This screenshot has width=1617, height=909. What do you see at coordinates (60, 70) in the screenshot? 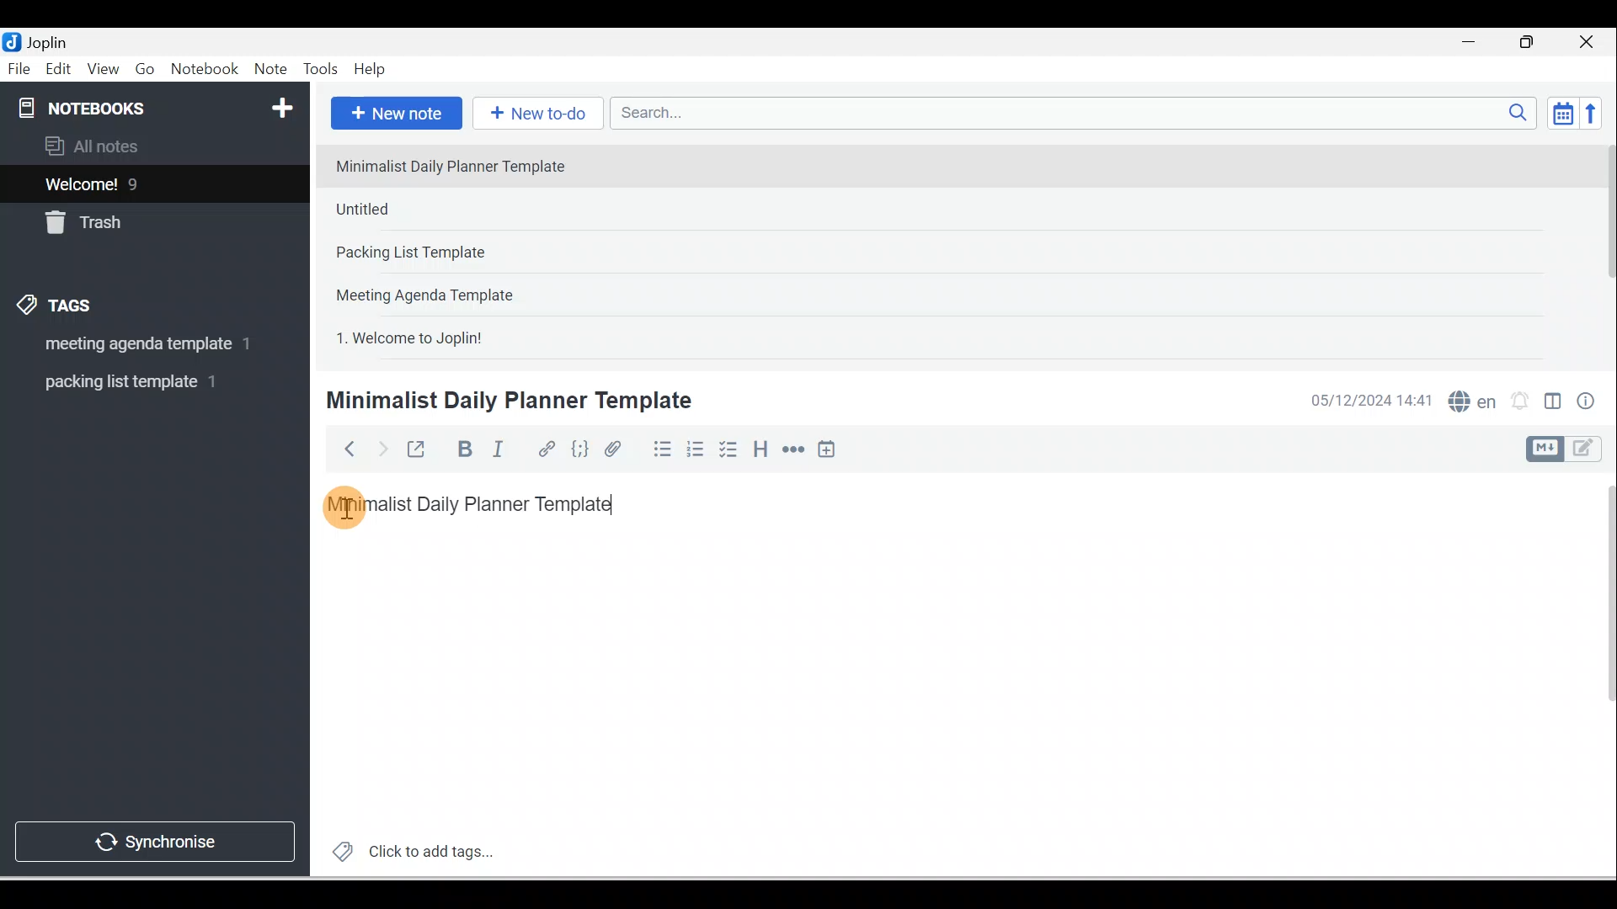
I see `Edit` at bounding box center [60, 70].